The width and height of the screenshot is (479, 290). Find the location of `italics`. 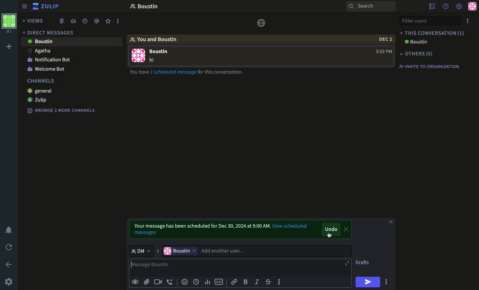

italics is located at coordinates (257, 281).